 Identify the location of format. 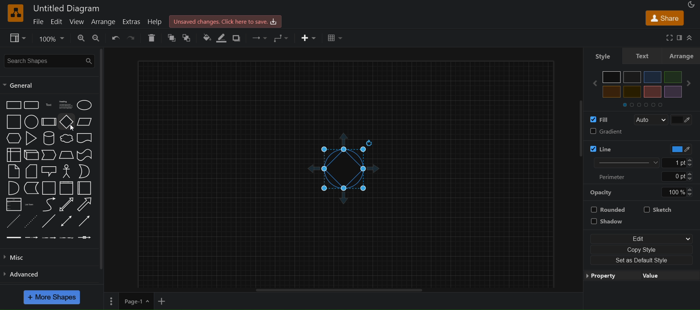
(680, 38).